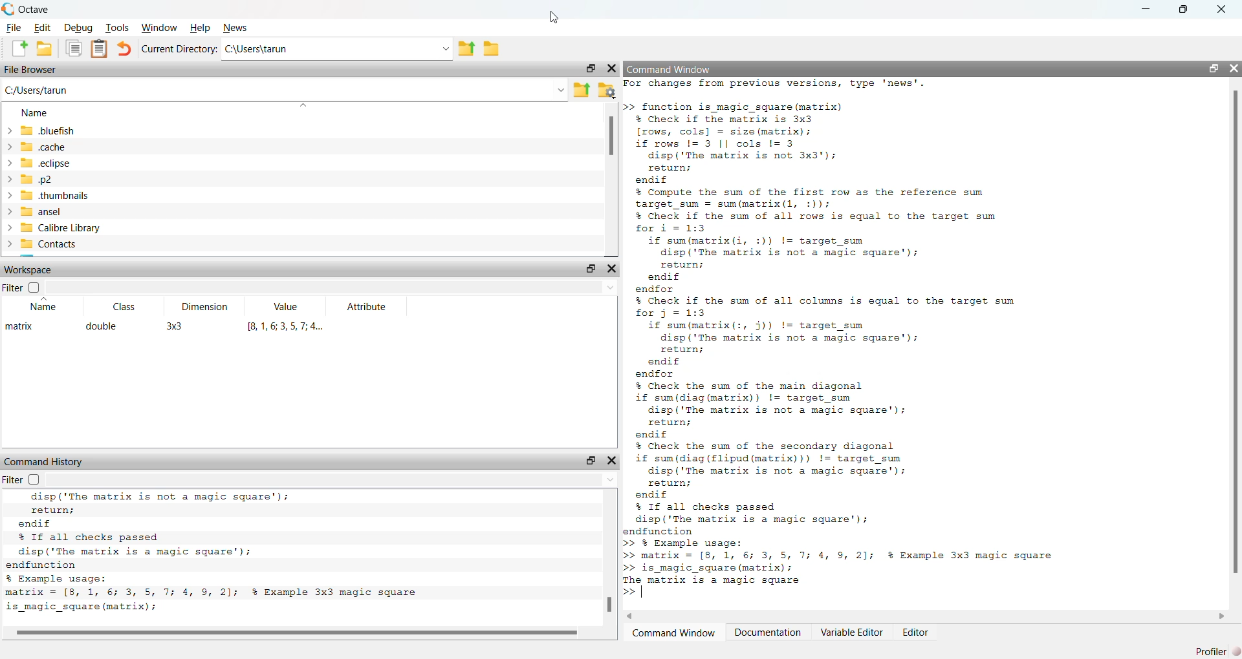  Describe the element at coordinates (466, 50) in the screenshot. I see `Previous folder` at that location.